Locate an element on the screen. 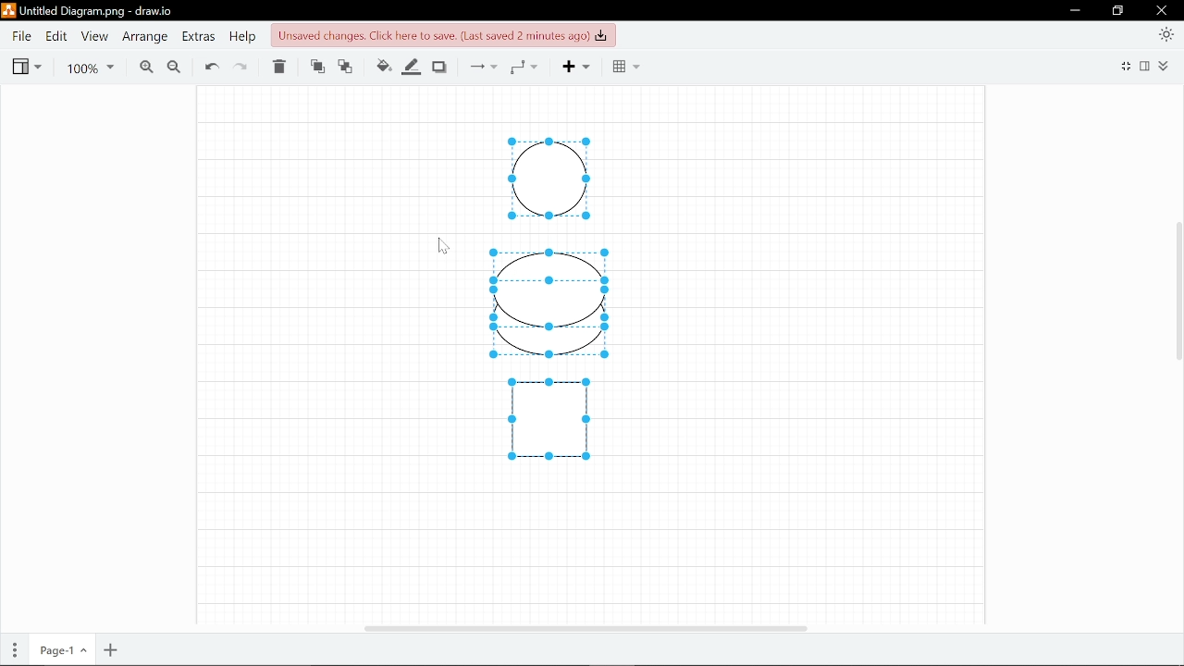 The height and width of the screenshot is (666, 1184). Zoom out is located at coordinates (173, 66).